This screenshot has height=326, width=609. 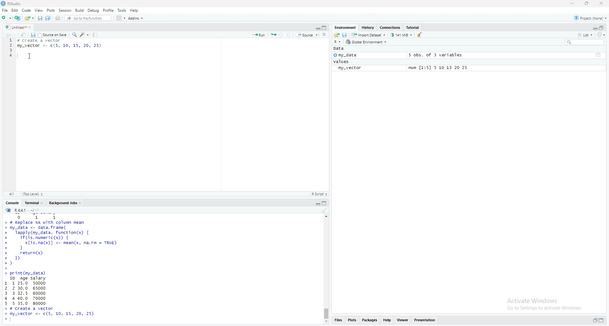 What do you see at coordinates (259, 34) in the screenshot?
I see `Run` at bounding box center [259, 34].